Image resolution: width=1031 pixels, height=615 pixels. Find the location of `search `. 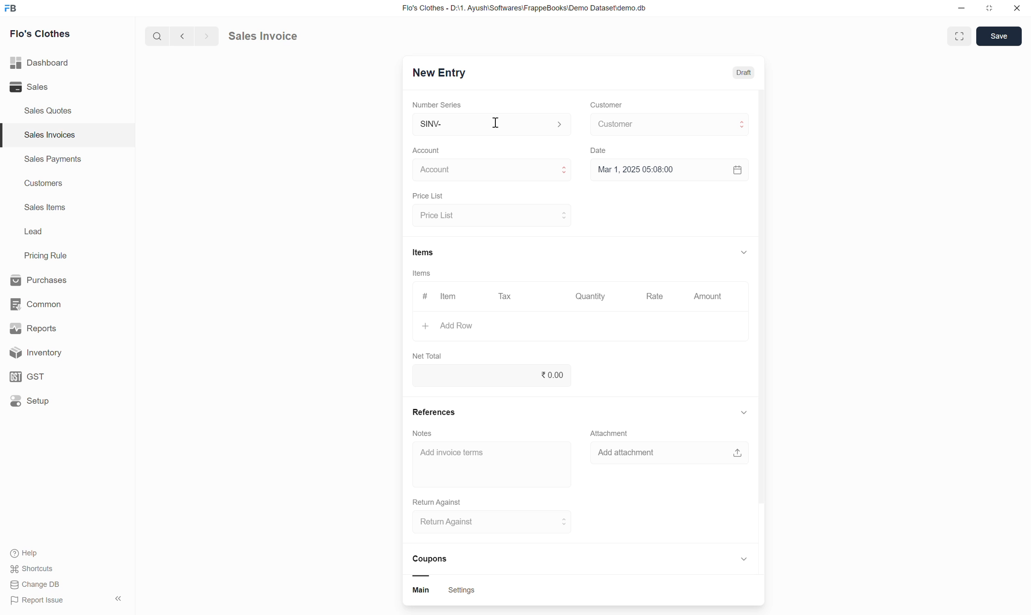

search  is located at coordinates (155, 38).